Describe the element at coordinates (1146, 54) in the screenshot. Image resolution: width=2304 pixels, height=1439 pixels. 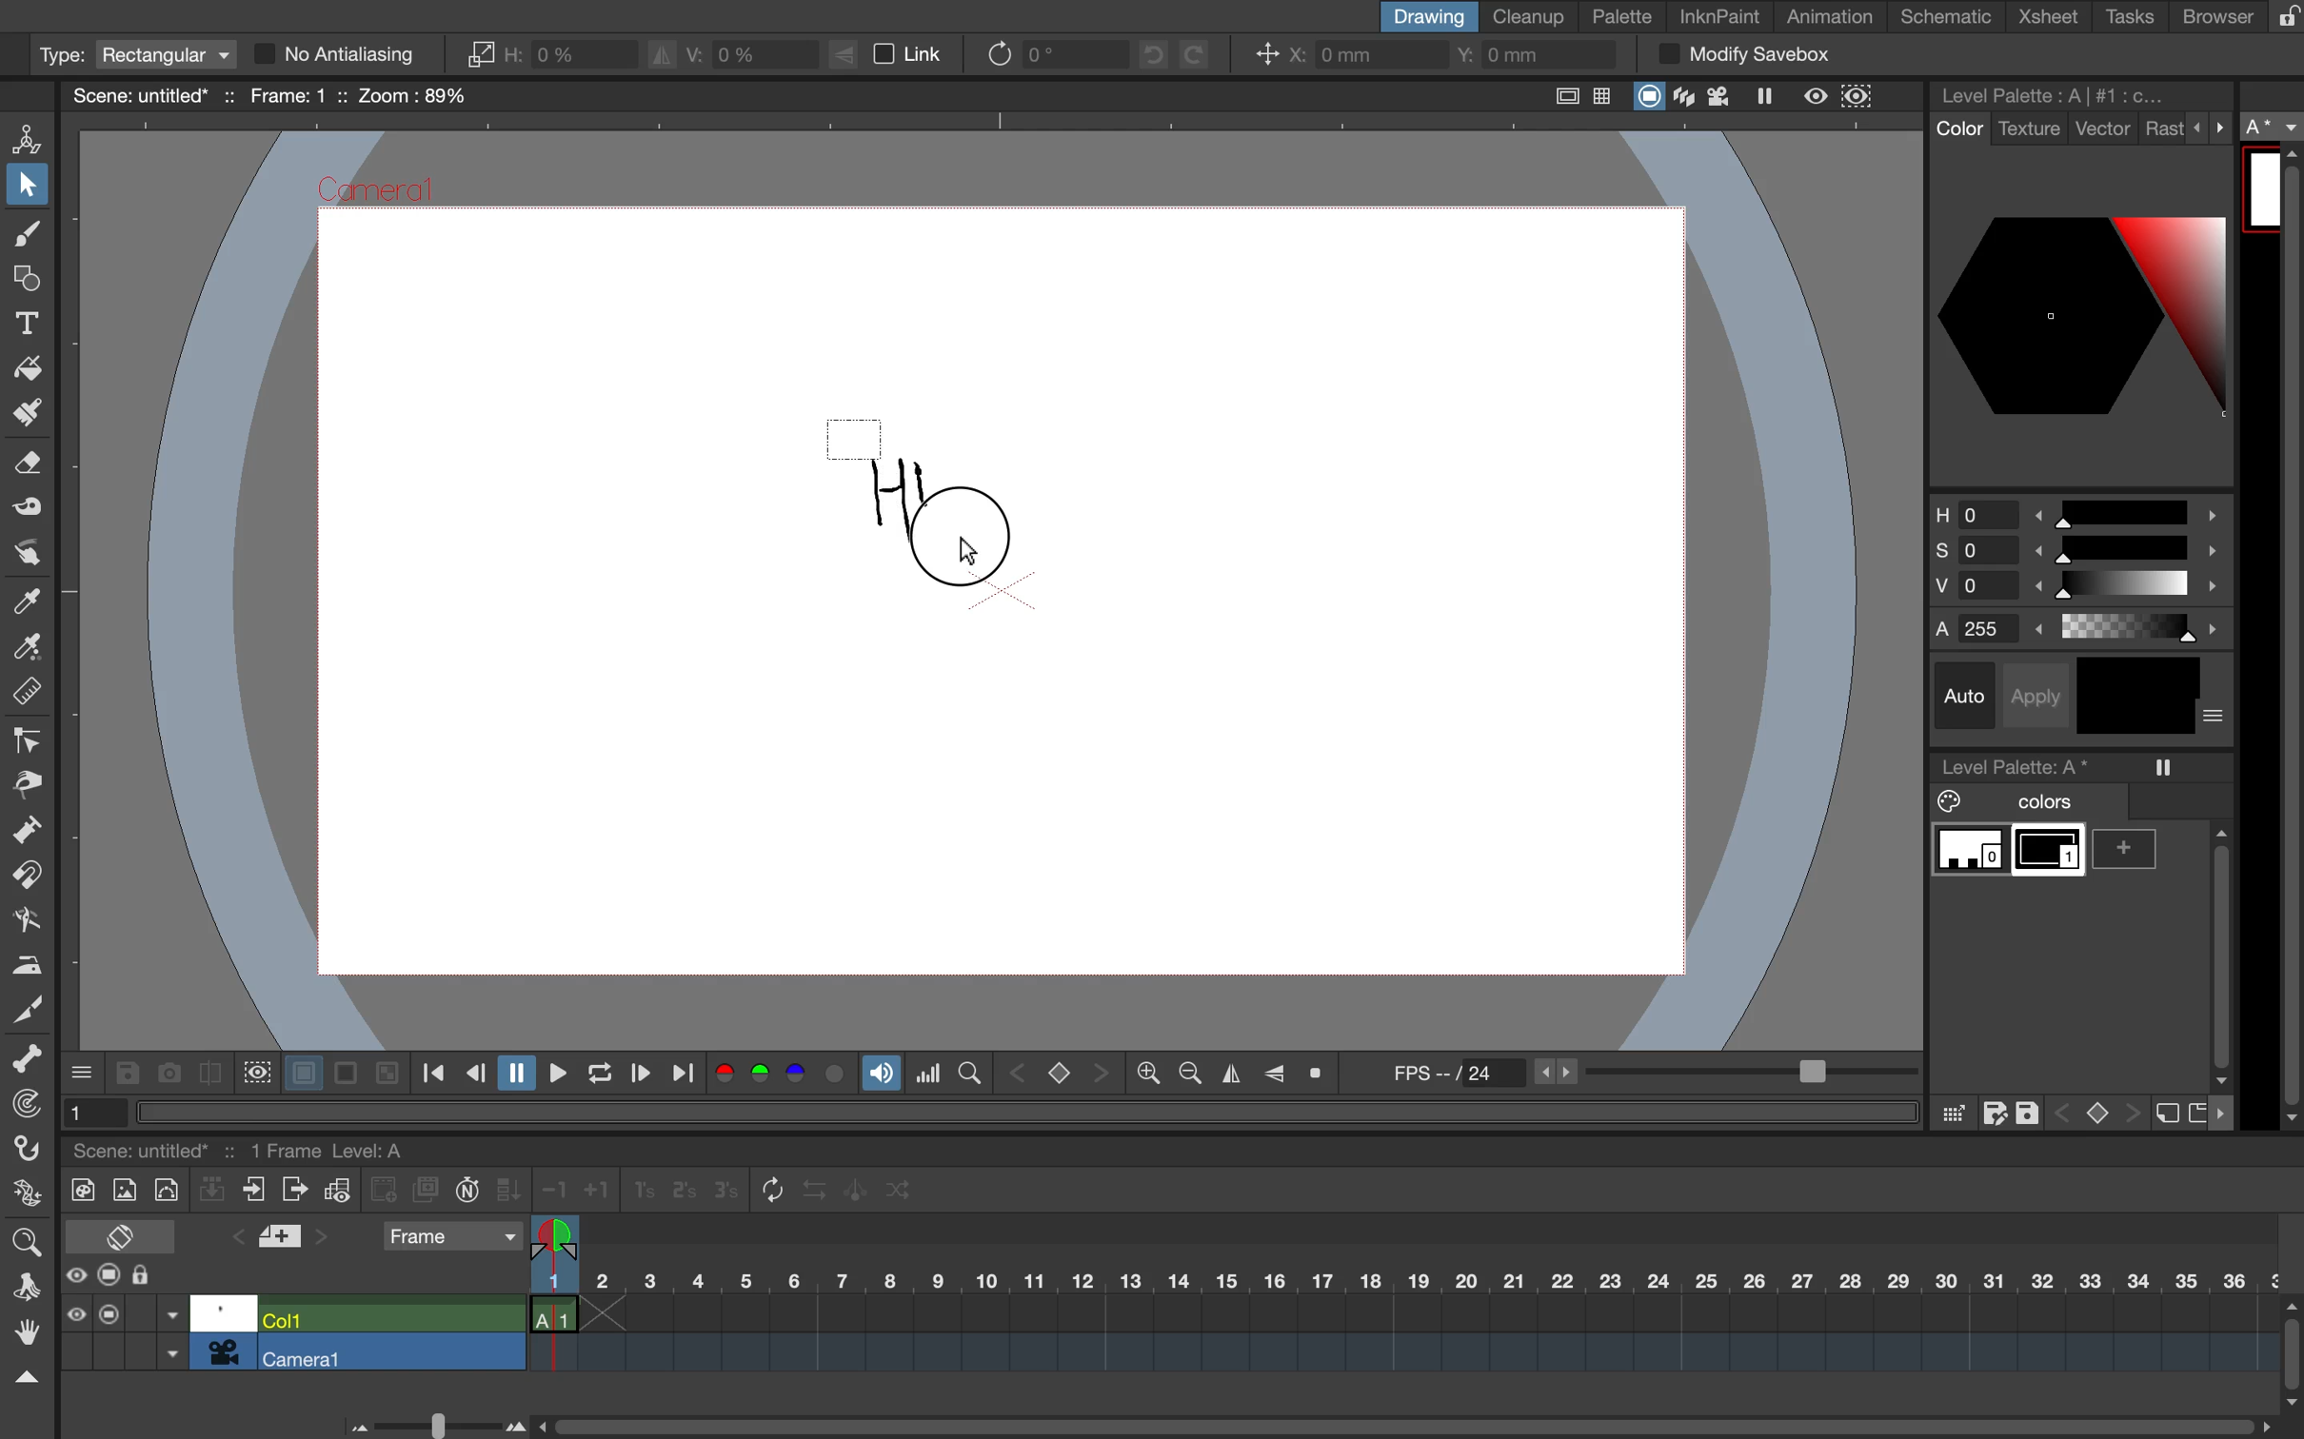
I see `undo` at that location.